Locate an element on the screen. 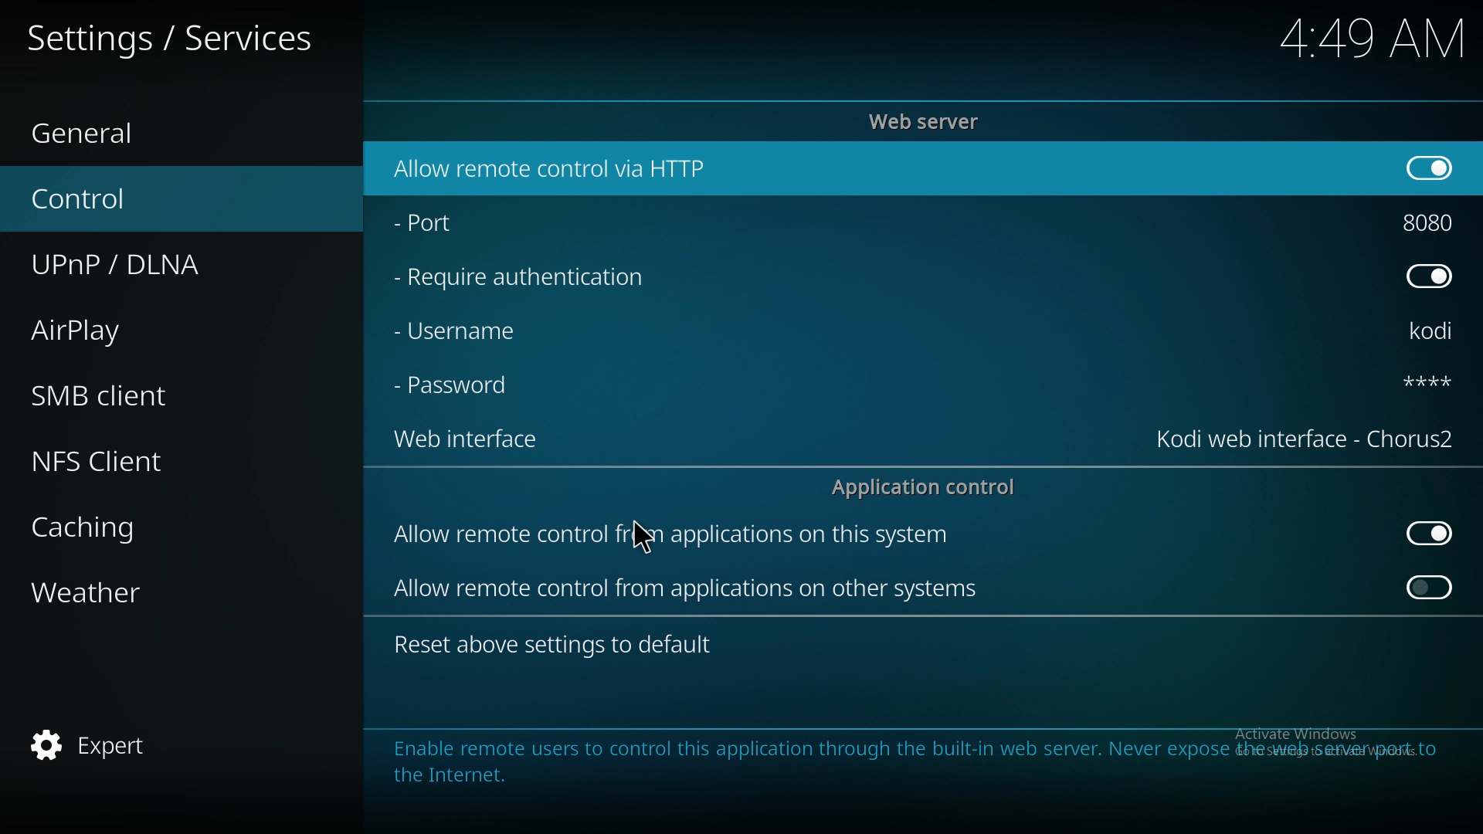  reset settings is located at coordinates (558, 643).